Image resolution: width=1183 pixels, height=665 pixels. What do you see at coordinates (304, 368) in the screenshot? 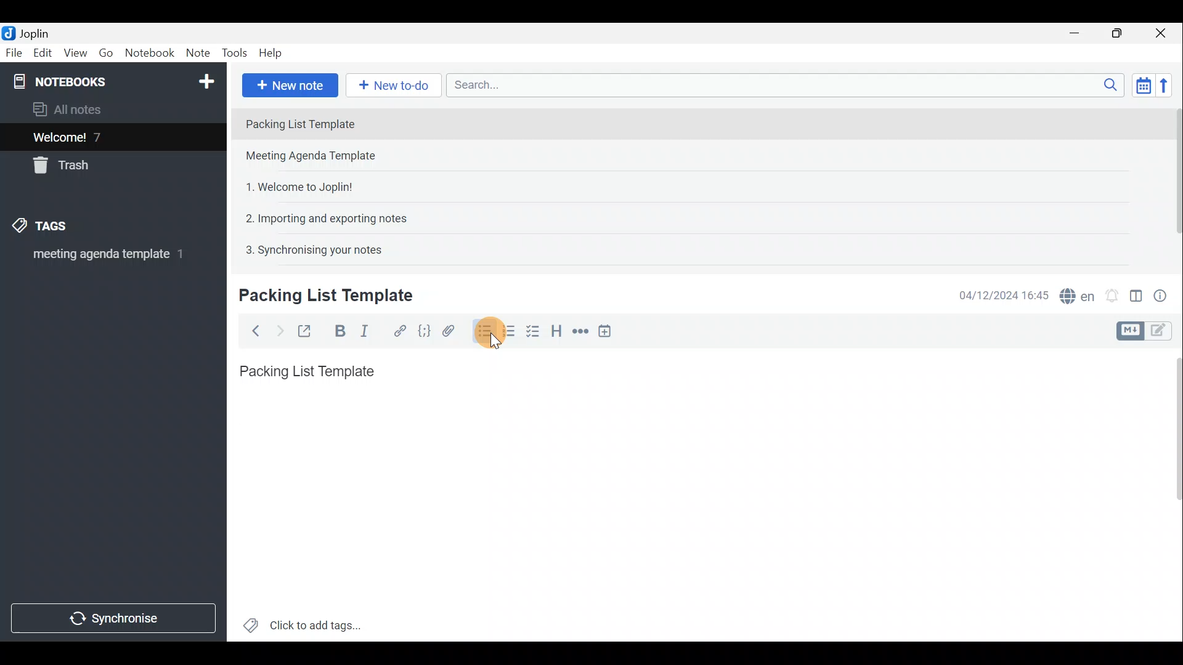
I see `Packing List Template` at bounding box center [304, 368].